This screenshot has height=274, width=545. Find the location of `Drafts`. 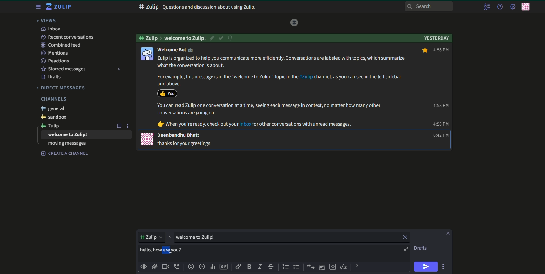

Drafts is located at coordinates (52, 77).